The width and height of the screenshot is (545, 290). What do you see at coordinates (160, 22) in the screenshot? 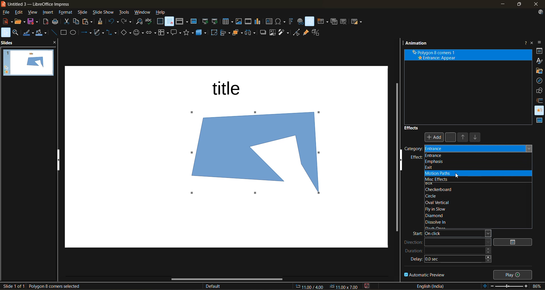
I see `display grid` at bounding box center [160, 22].